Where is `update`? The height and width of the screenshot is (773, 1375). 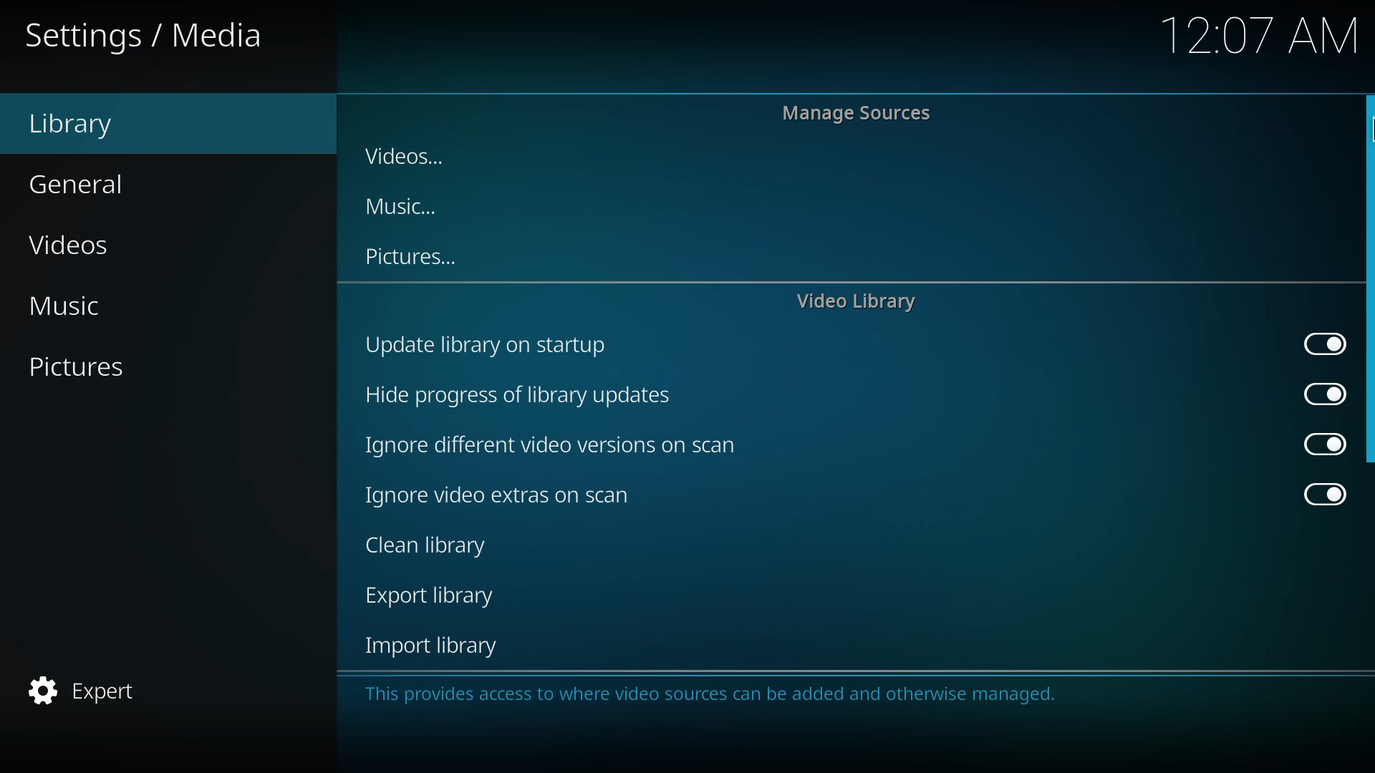
update is located at coordinates (479, 344).